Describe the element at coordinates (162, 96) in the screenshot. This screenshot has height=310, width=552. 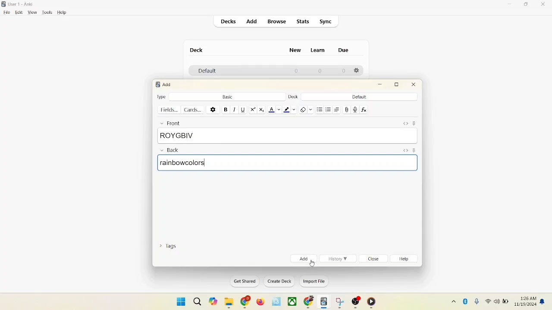
I see `type` at that location.